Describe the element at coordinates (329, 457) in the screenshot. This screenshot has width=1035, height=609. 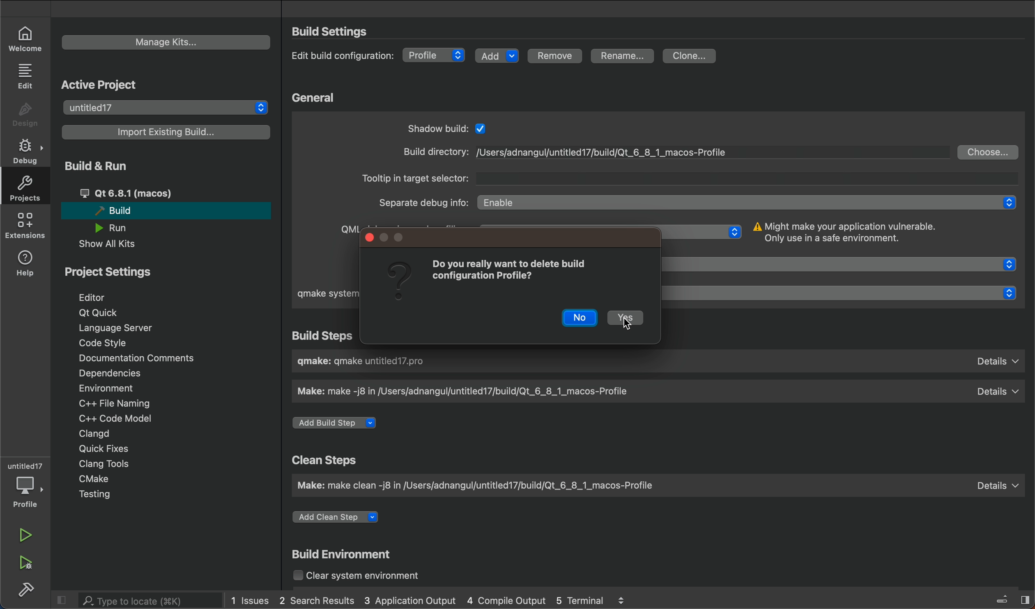
I see `` at that location.